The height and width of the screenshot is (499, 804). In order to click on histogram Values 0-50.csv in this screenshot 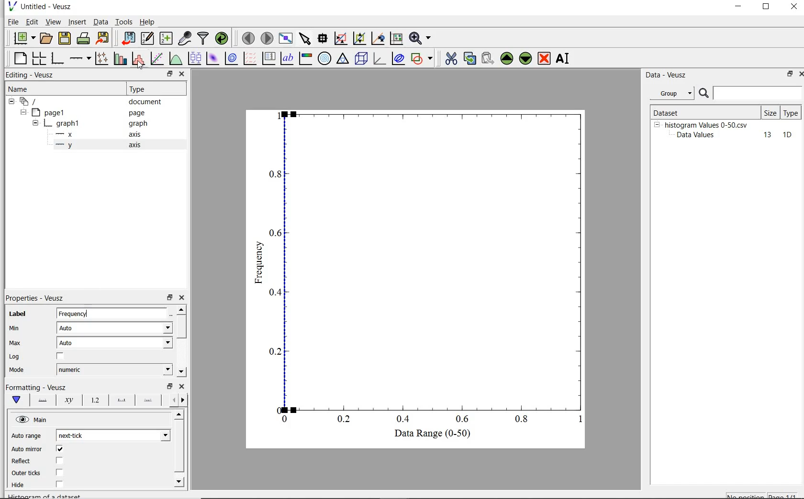, I will do `click(706, 124)`.